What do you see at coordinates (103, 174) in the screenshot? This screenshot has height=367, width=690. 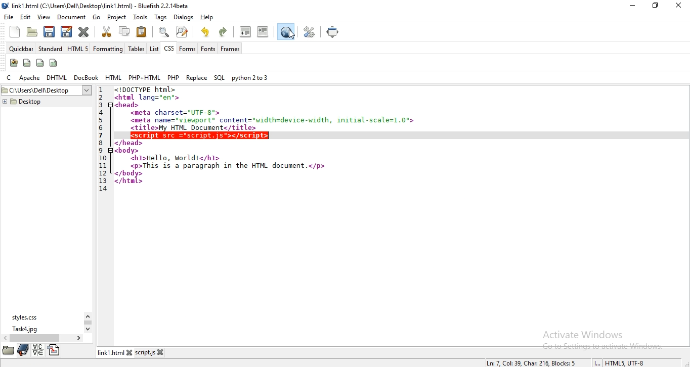 I see `12` at bounding box center [103, 174].